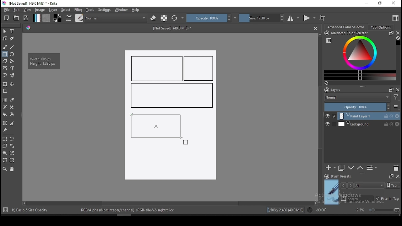 The image size is (402, 226). Describe the element at coordinates (389, 89) in the screenshot. I see `Frames` at that location.